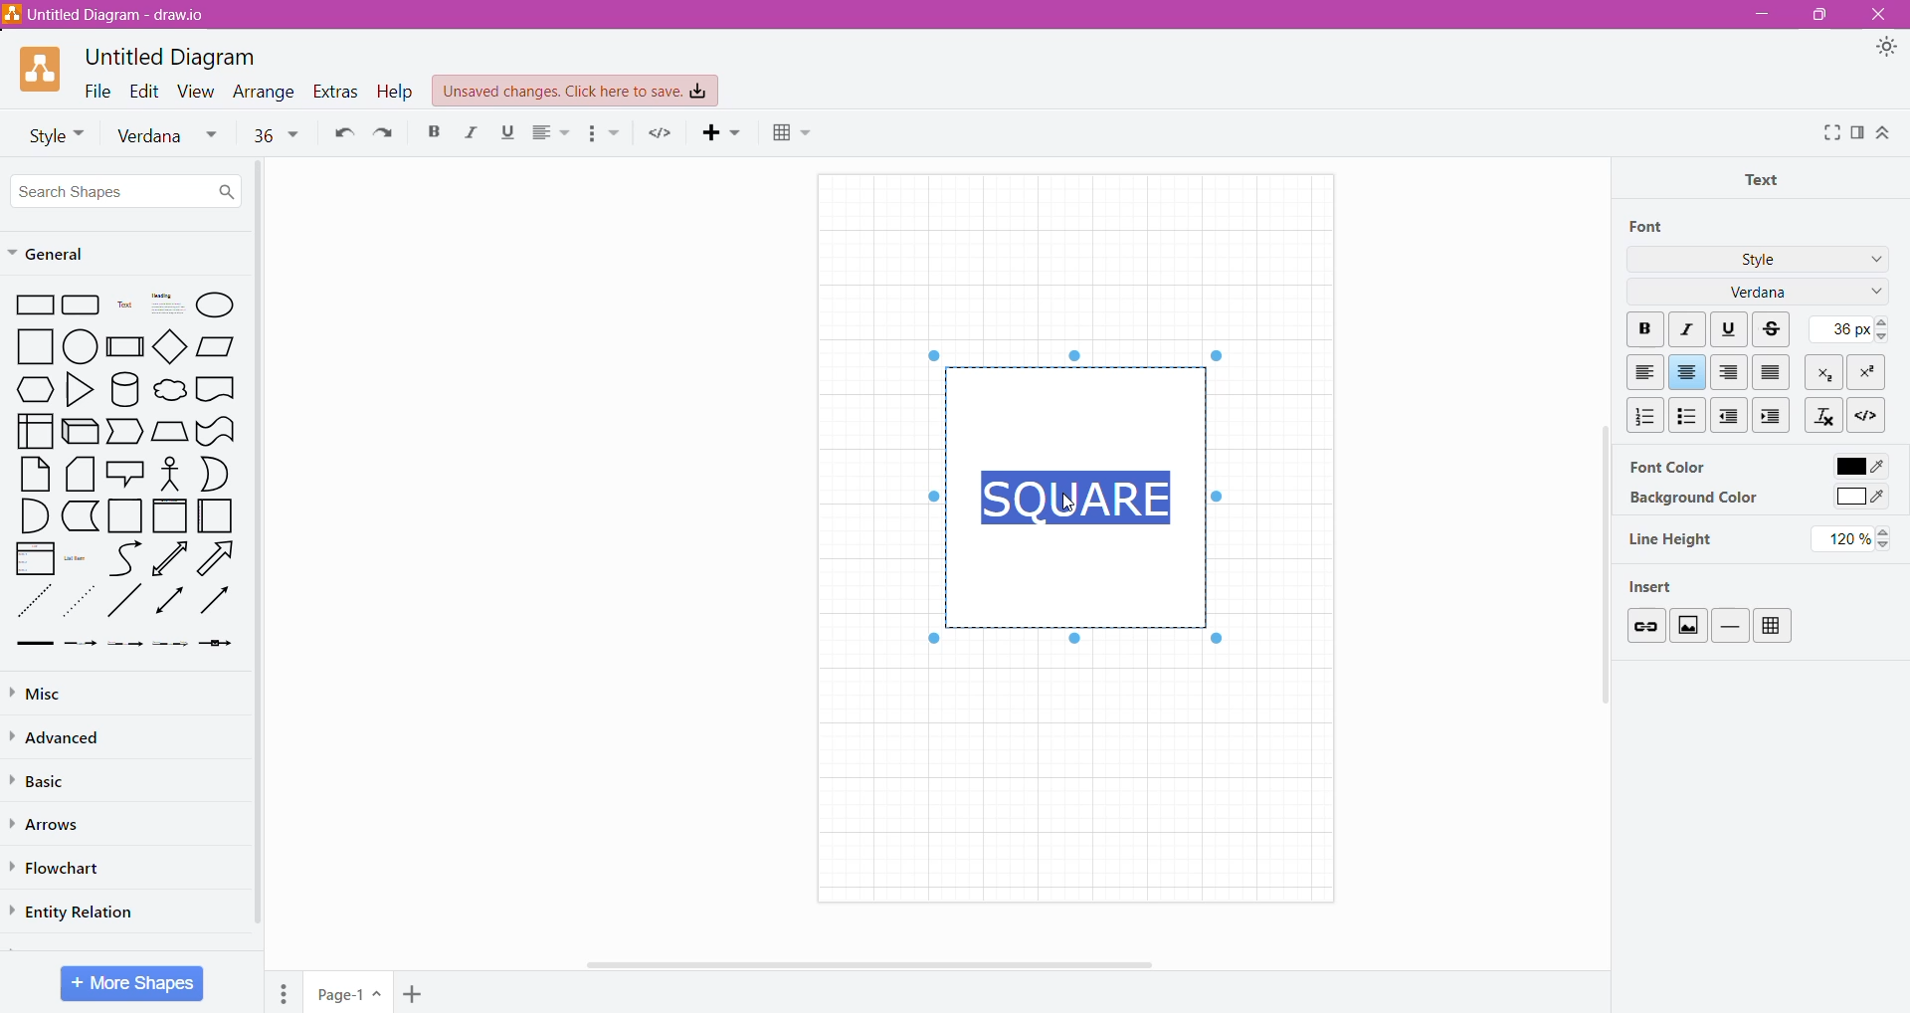 The image size is (1910, 1013). What do you see at coordinates (1876, 14) in the screenshot?
I see `Close` at bounding box center [1876, 14].